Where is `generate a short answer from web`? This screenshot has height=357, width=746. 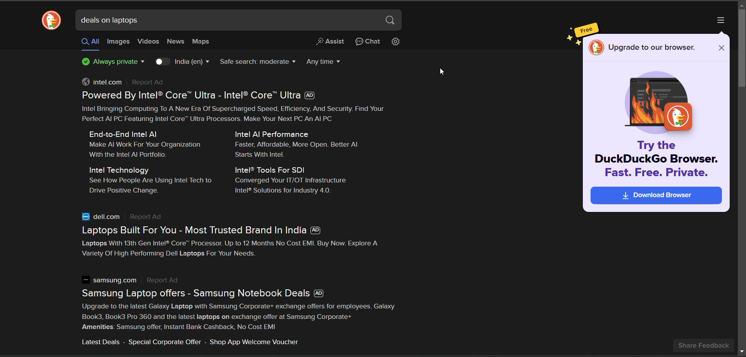 generate a short answer from web is located at coordinates (331, 43).